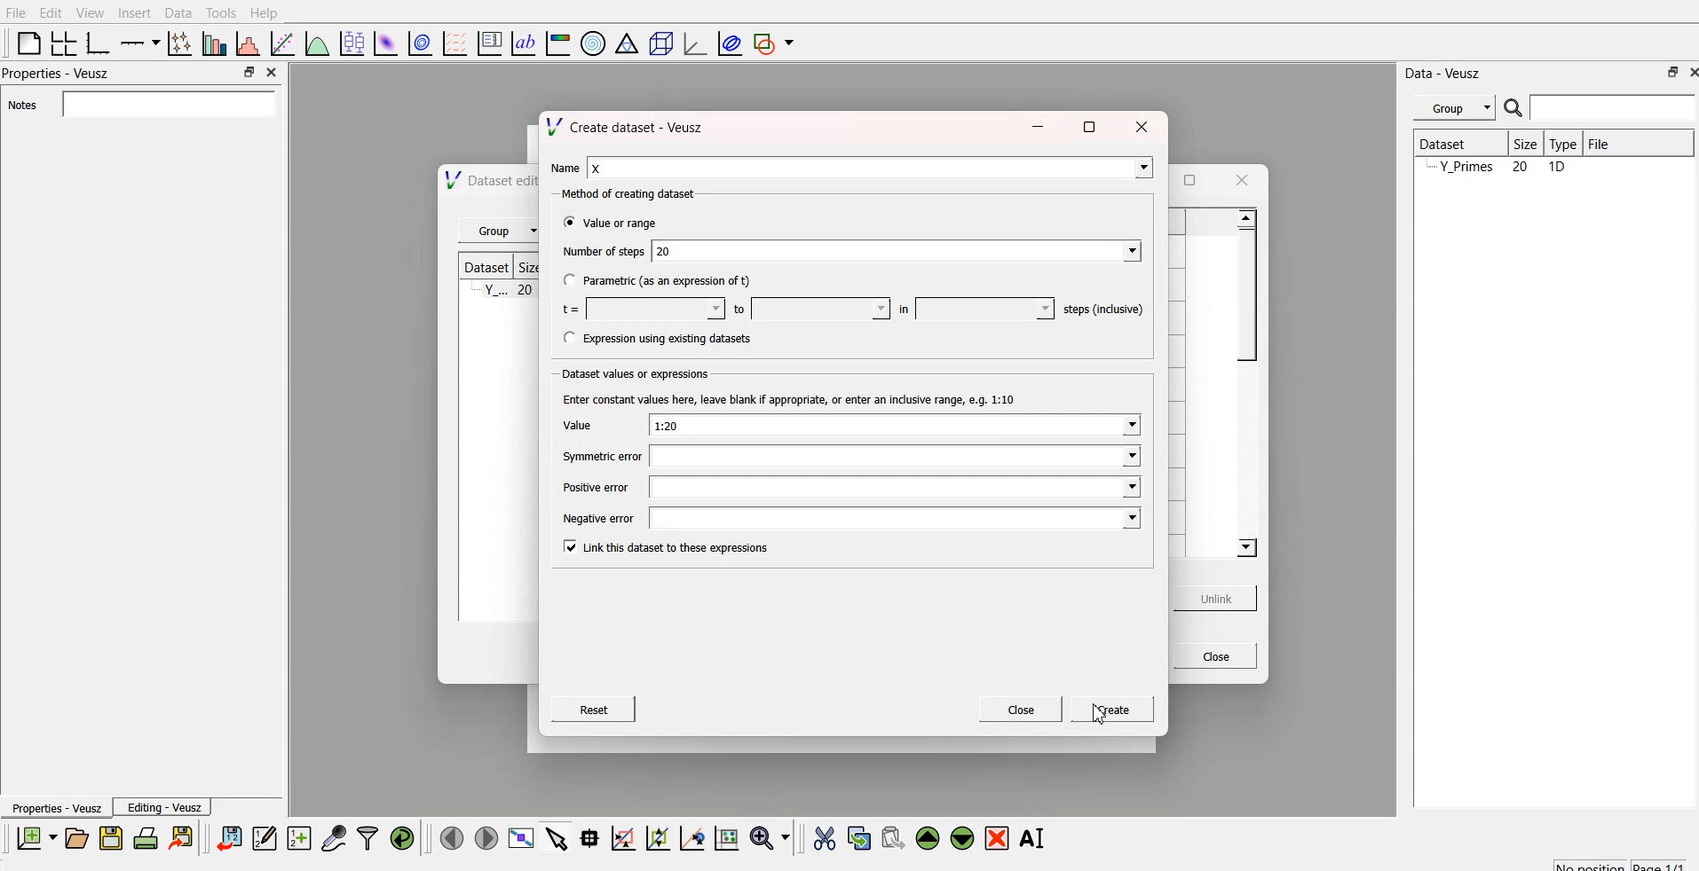 This screenshot has width=1699, height=871. I want to click on Data, so click(178, 12).